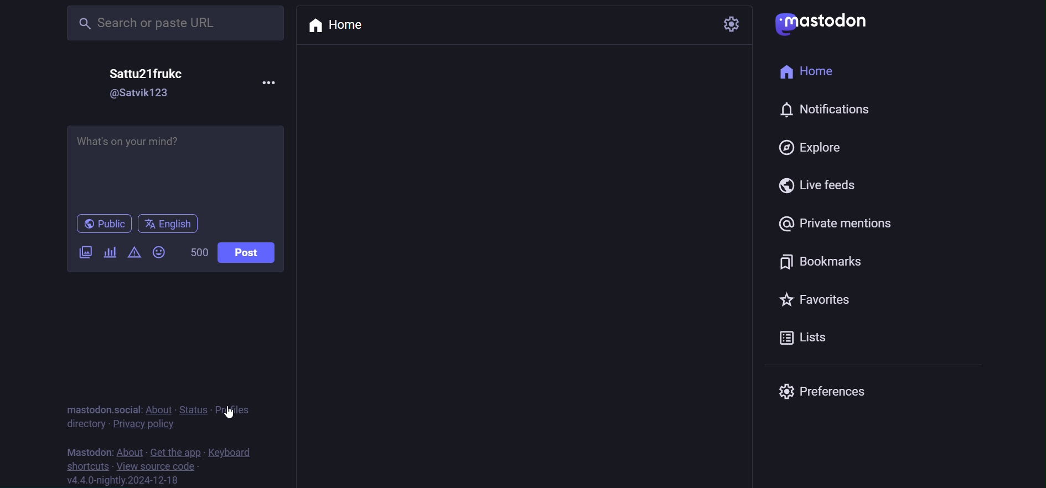  What do you see at coordinates (86, 466) in the screenshot?
I see `shortcut` at bounding box center [86, 466].